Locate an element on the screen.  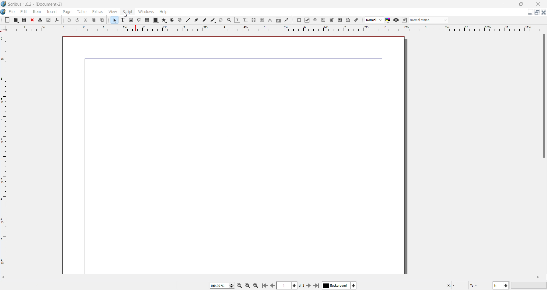
Close is located at coordinates (31, 20).